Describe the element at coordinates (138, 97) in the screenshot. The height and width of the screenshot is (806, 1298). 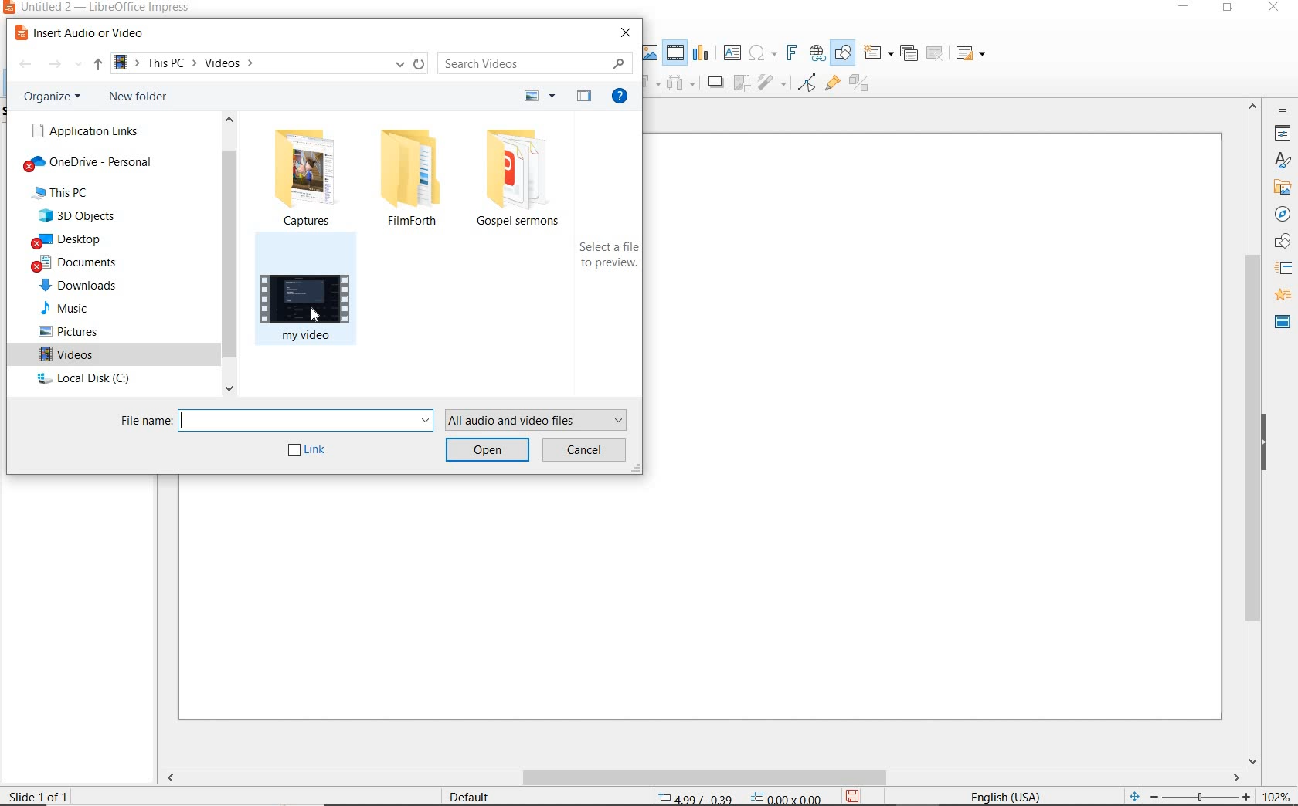
I see `NEW FOLDER` at that location.